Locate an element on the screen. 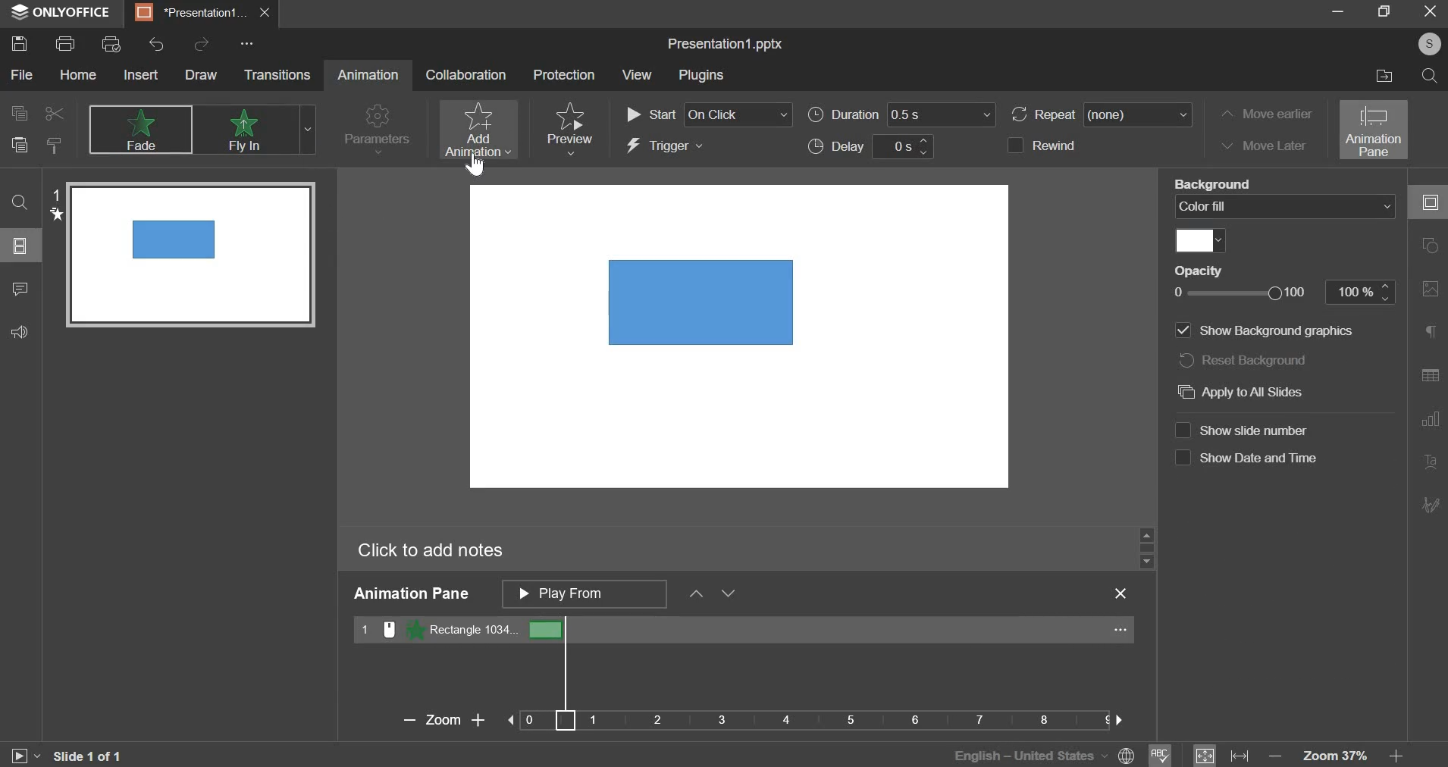  zoom out is located at coordinates (1276, 753).